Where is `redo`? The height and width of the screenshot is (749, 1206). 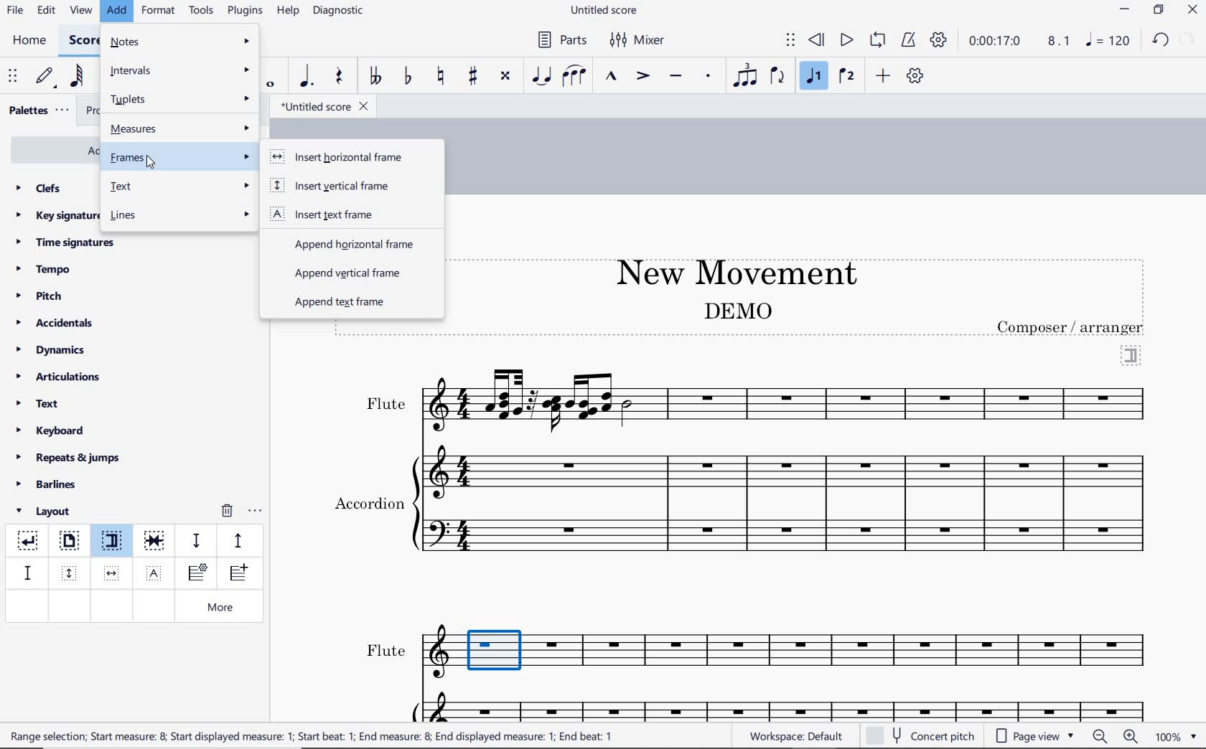
redo is located at coordinates (1160, 39).